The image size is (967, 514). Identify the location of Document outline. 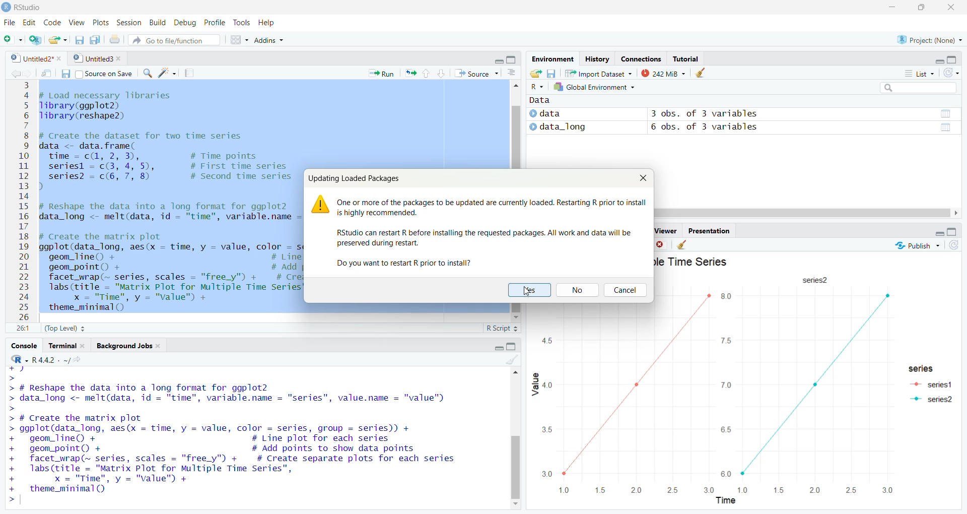
(512, 74).